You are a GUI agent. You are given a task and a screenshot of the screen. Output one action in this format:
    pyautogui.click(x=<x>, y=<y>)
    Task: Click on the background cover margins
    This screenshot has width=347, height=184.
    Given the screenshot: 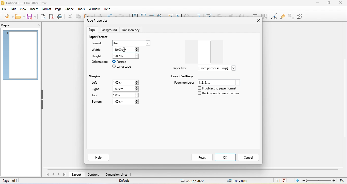 What is the action you would take?
    pyautogui.click(x=219, y=94)
    